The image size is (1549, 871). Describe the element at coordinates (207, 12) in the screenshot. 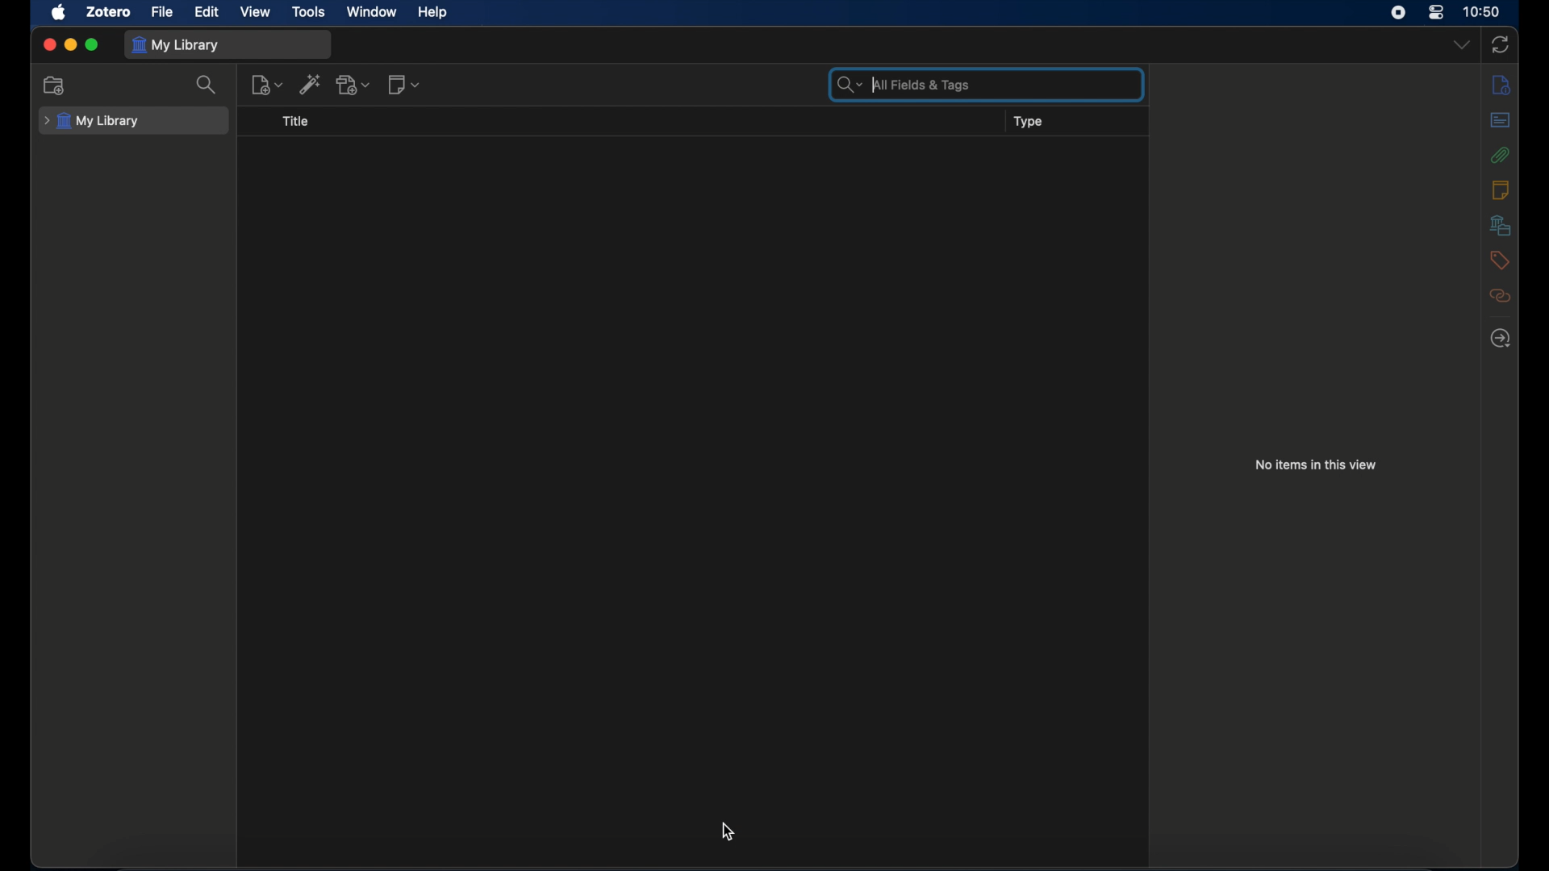

I see `edit` at that location.